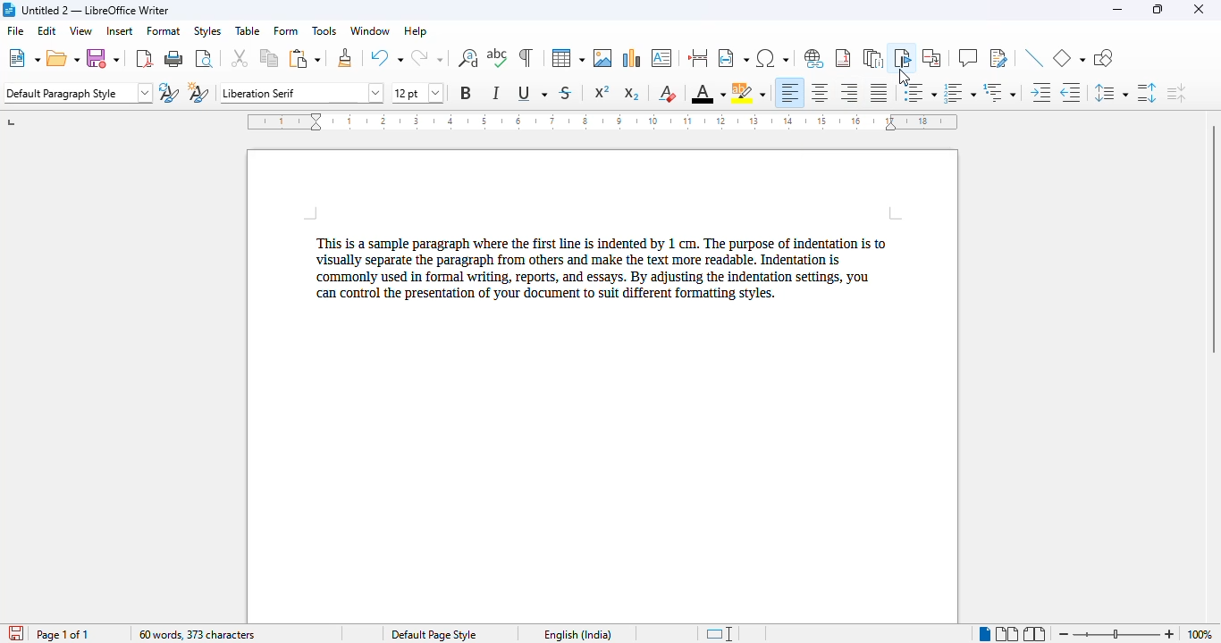 The image size is (1221, 643). What do you see at coordinates (1170, 635) in the screenshot?
I see `zoom in` at bounding box center [1170, 635].